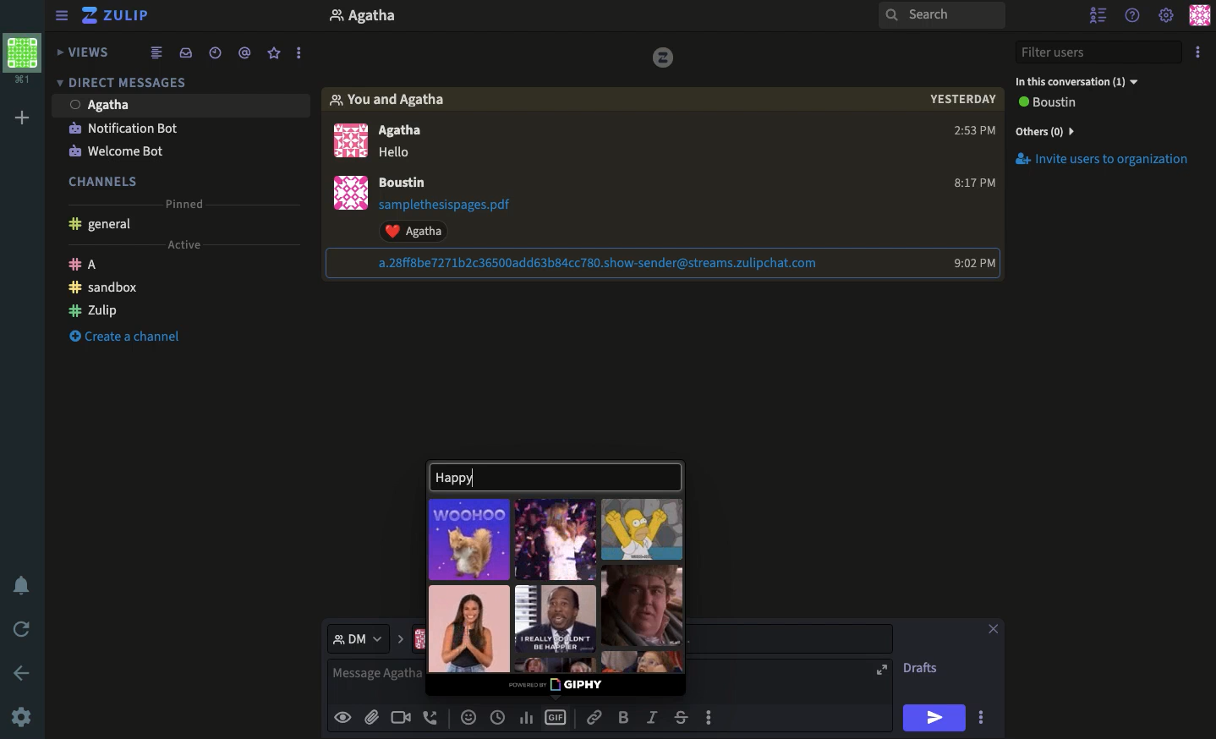  What do you see at coordinates (123, 15) in the screenshot?
I see `Zulip` at bounding box center [123, 15].